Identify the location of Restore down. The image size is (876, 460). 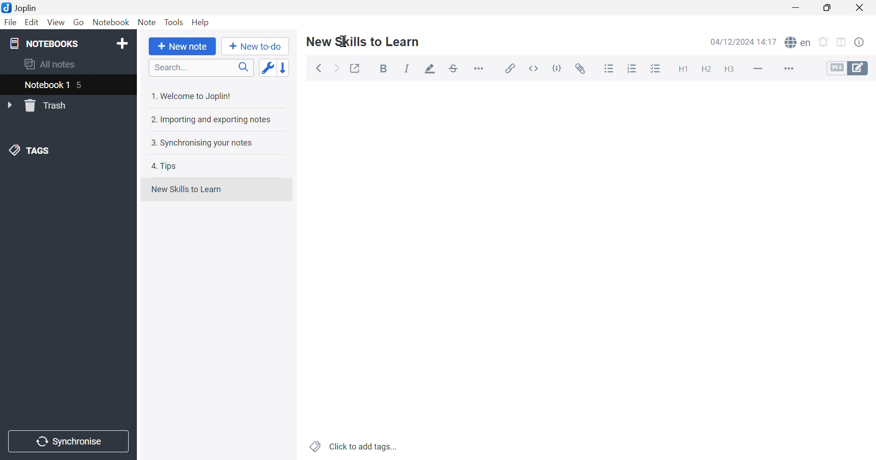
(827, 8).